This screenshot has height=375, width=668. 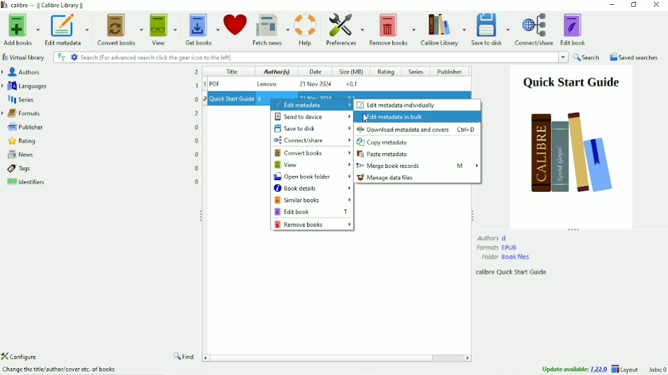 I want to click on Remove books, so click(x=313, y=225).